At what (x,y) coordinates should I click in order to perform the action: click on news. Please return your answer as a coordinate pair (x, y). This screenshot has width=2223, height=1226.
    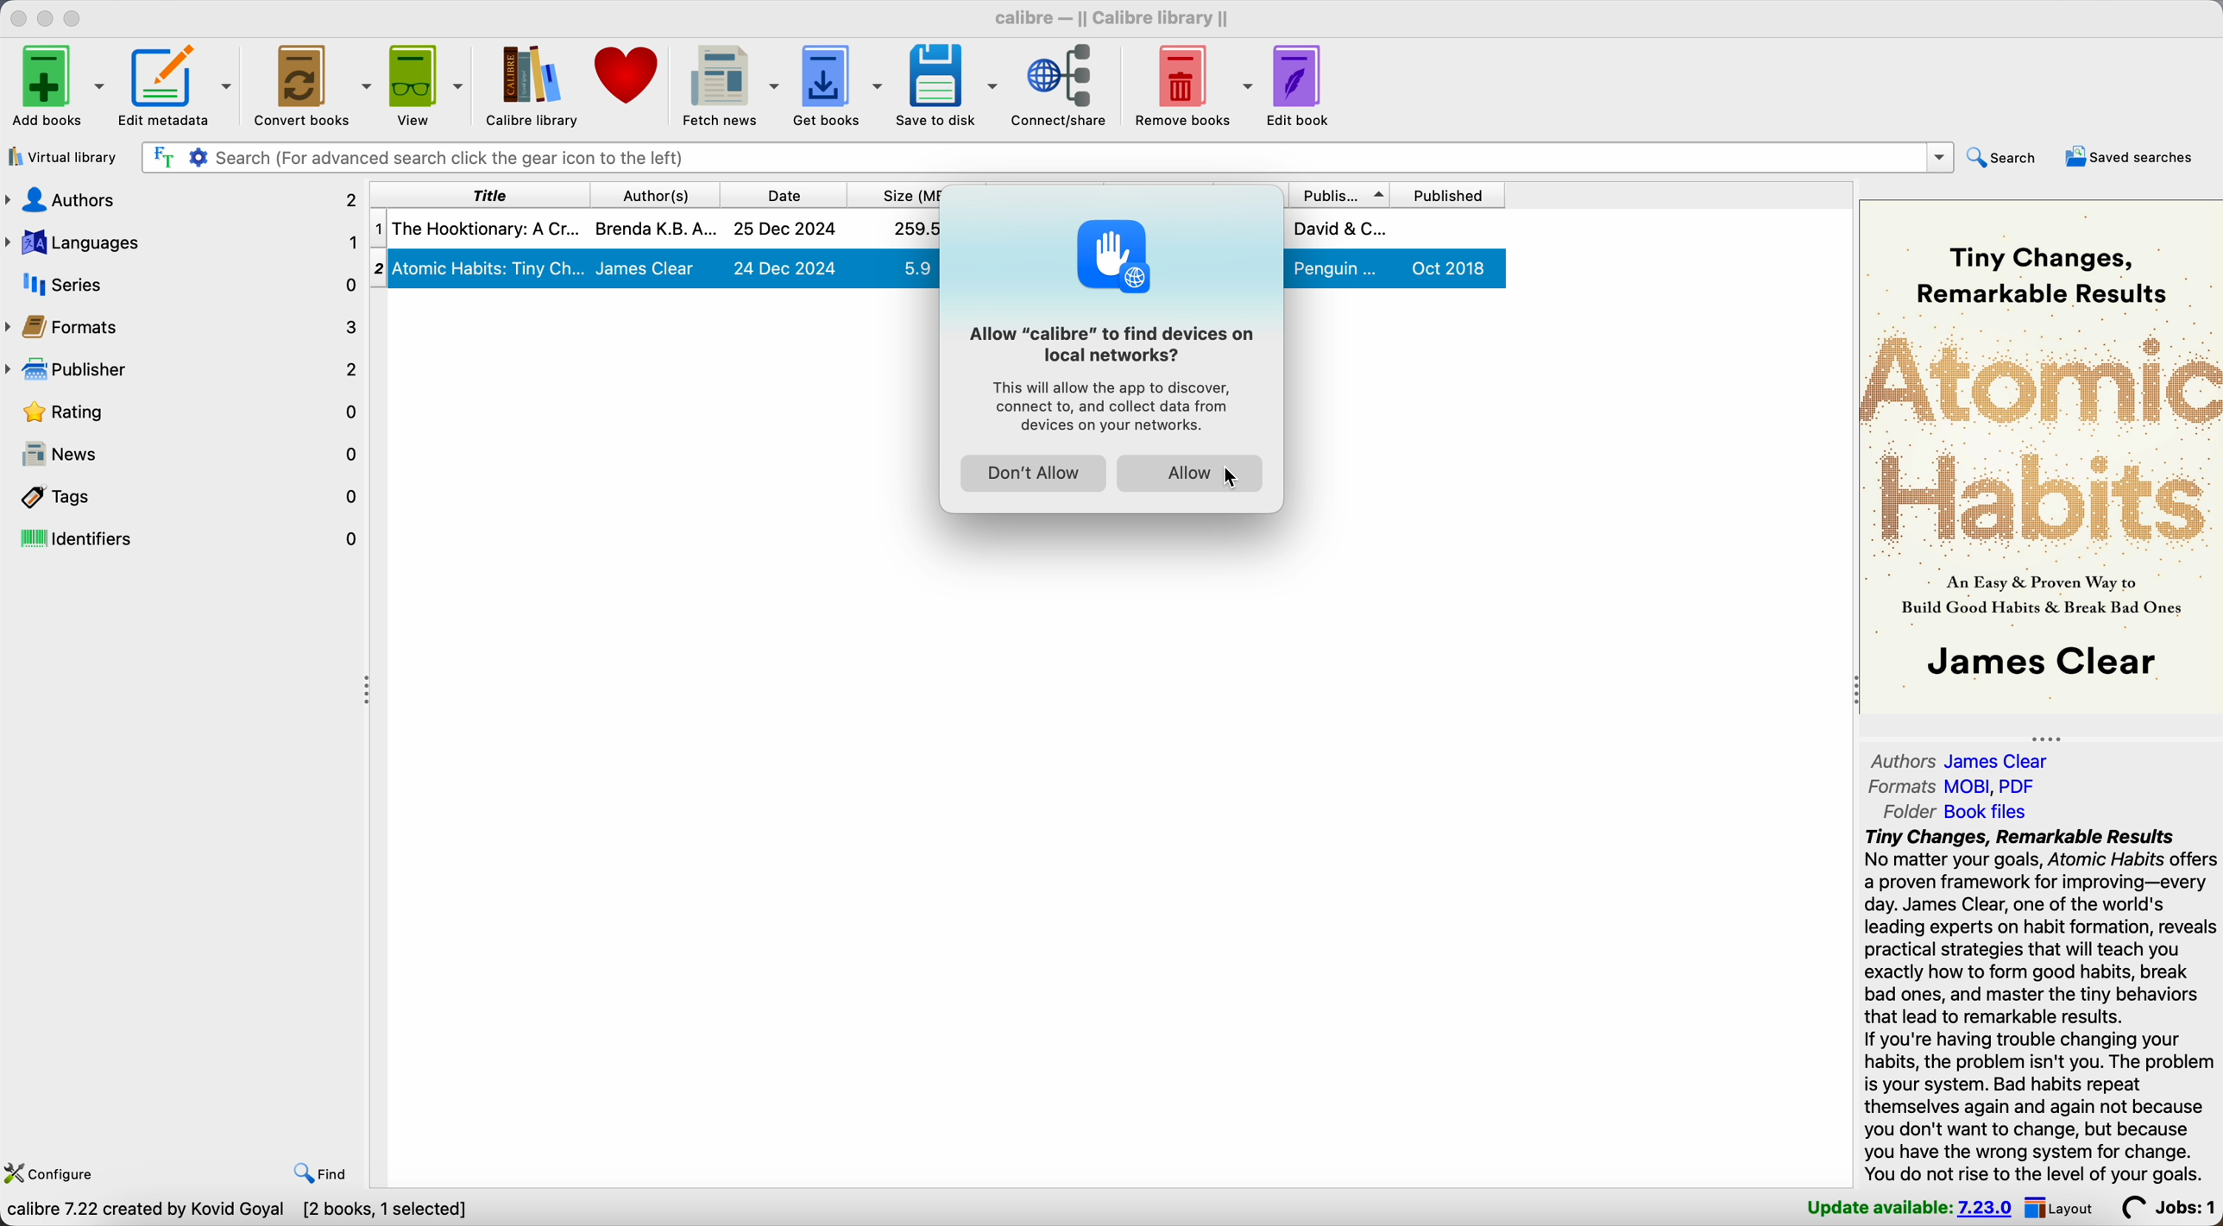
    Looking at the image, I should click on (185, 455).